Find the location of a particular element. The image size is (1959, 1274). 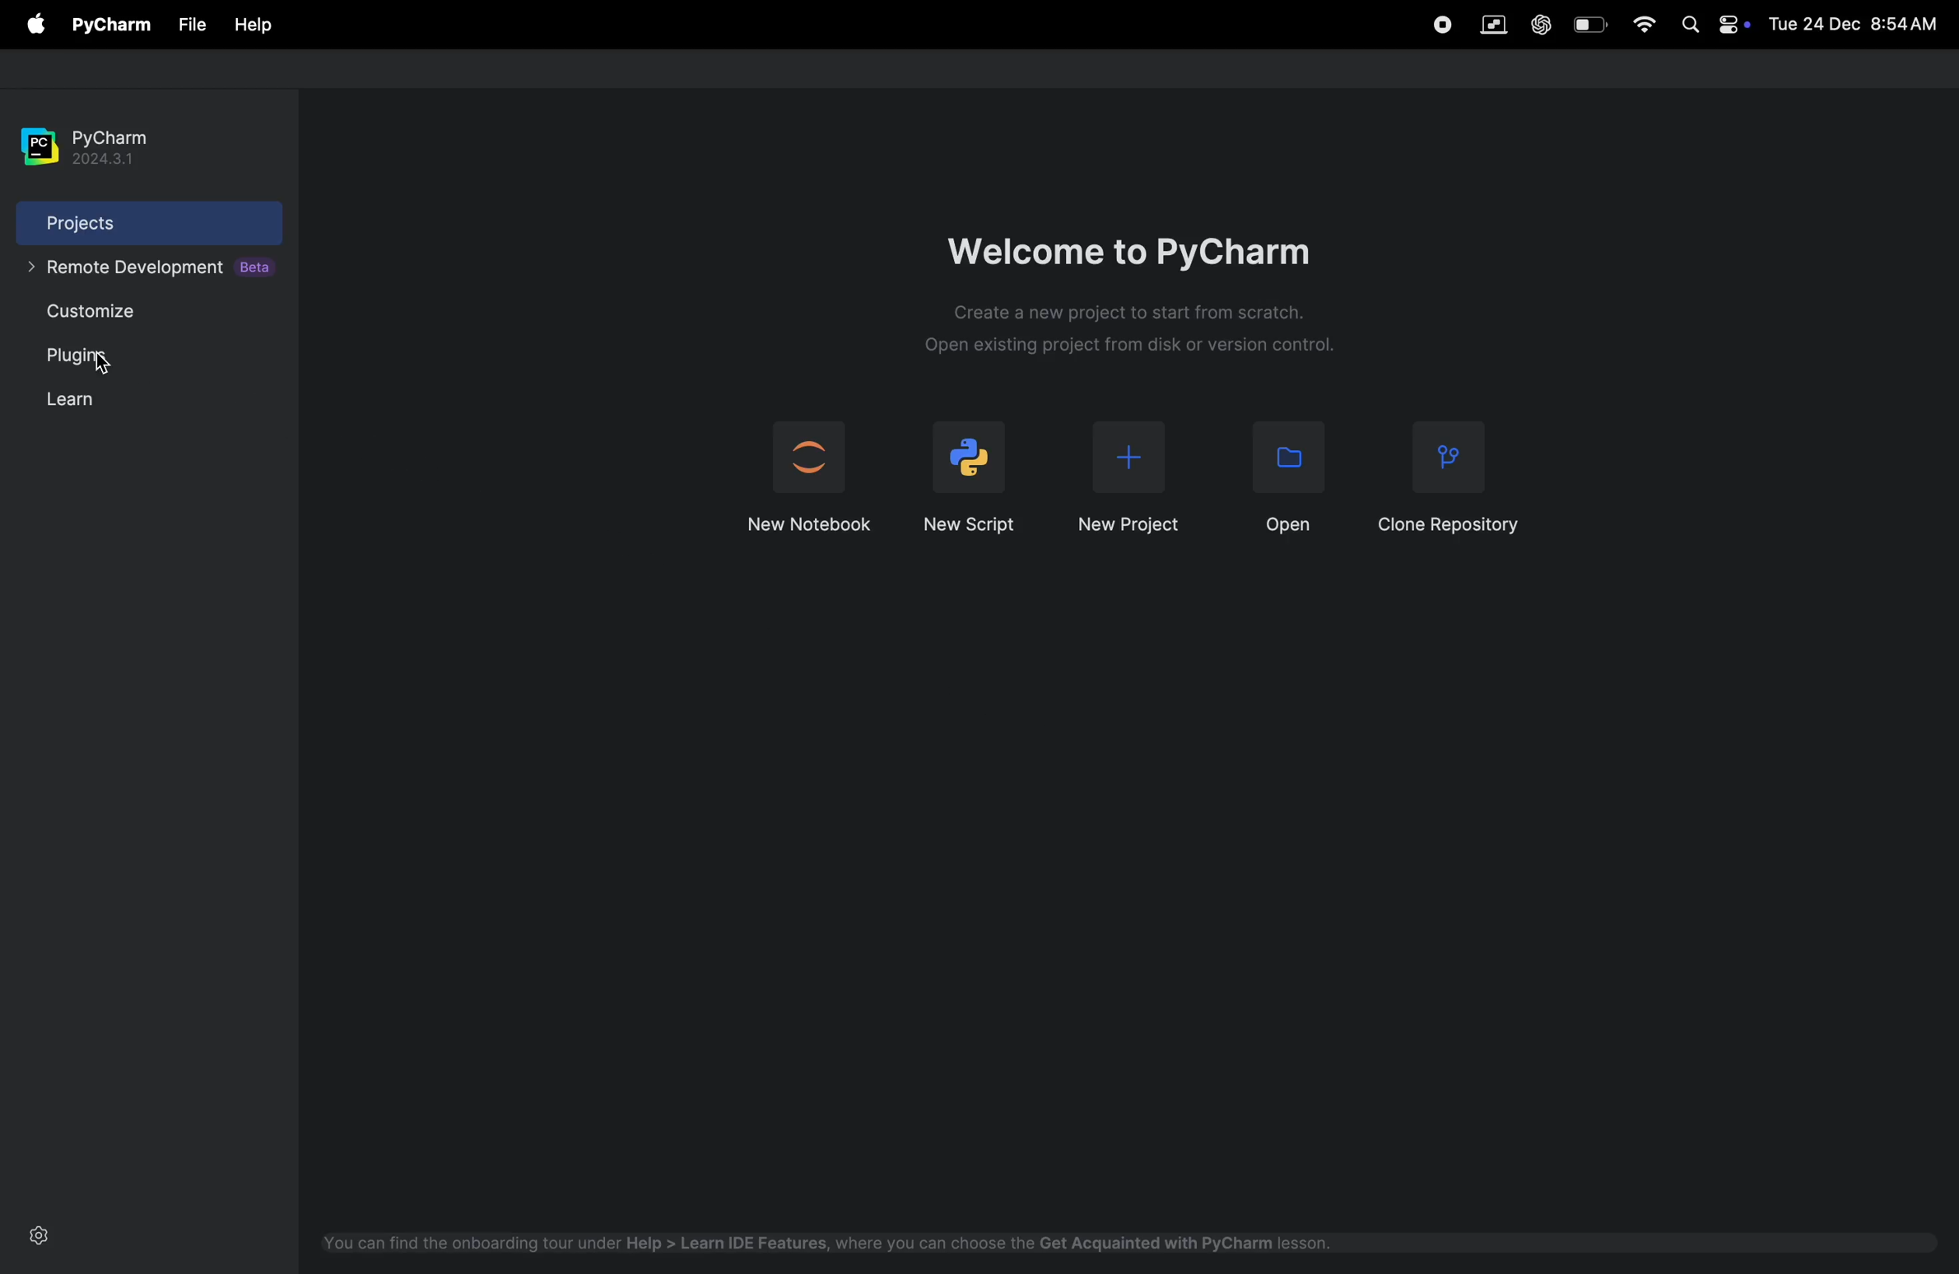

clone repository is located at coordinates (1449, 476).